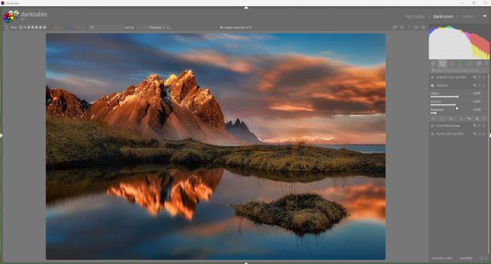 The height and width of the screenshot is (264, 491). I want to click on Darkroom, so click(443, 17).